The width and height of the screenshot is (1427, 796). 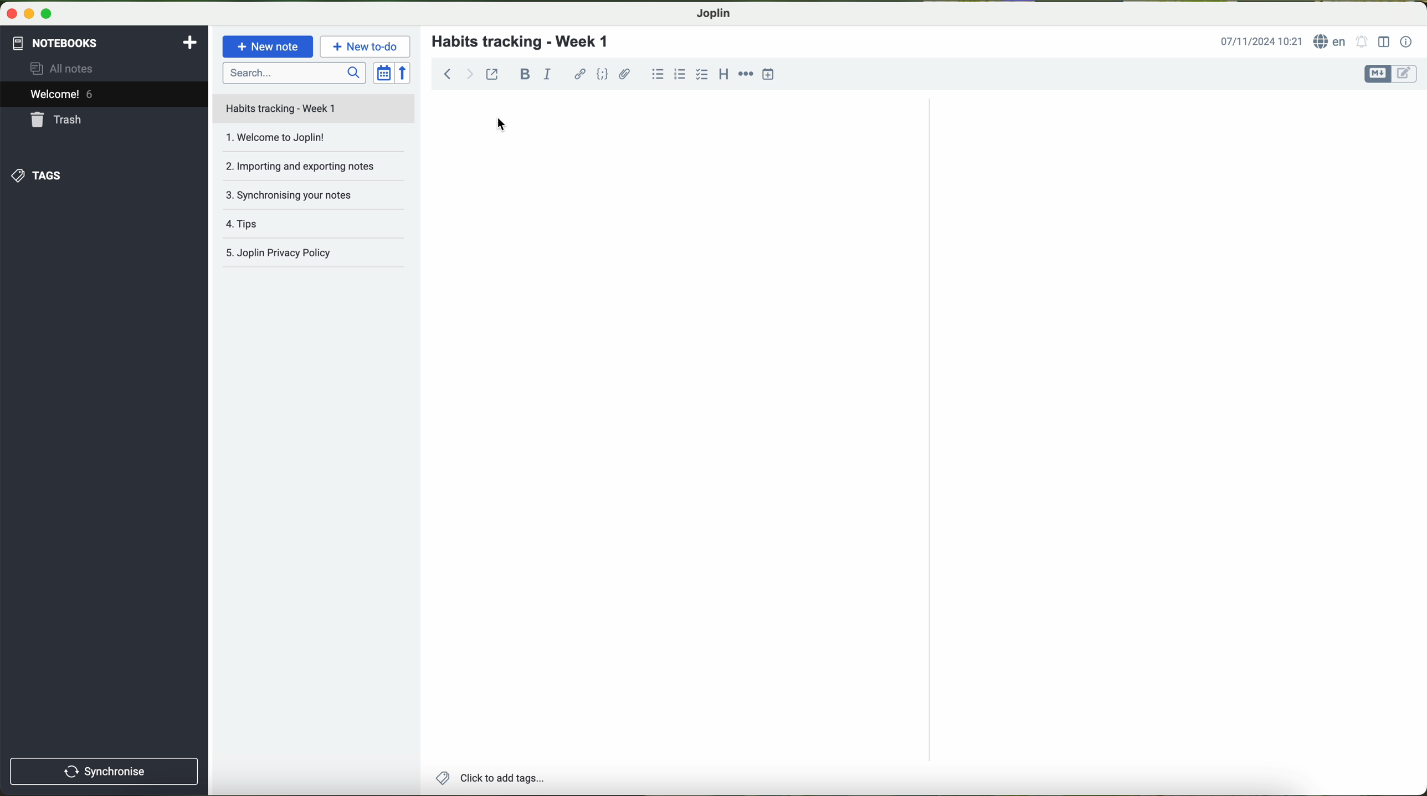 What do you see at coordinates (315, 255) in the screenshot?
I see `Joplin privacy policy` at bounding box center [315, 255].